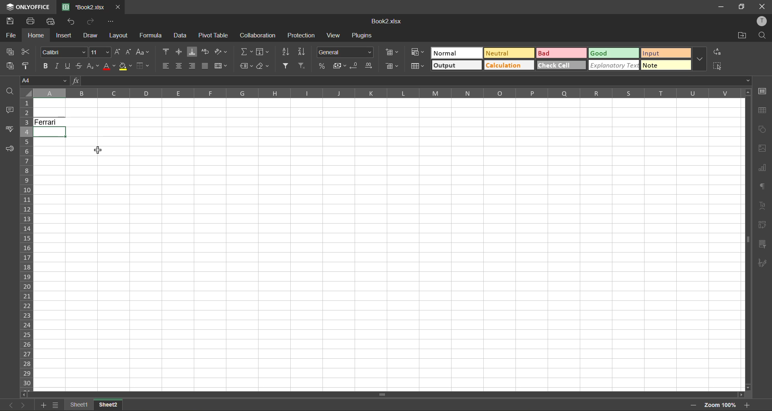 The width and height of the screenshot is (772, 411). Describe the element at coordinates (80, 66) in the screenshot. I see `strikethrough` at that location.